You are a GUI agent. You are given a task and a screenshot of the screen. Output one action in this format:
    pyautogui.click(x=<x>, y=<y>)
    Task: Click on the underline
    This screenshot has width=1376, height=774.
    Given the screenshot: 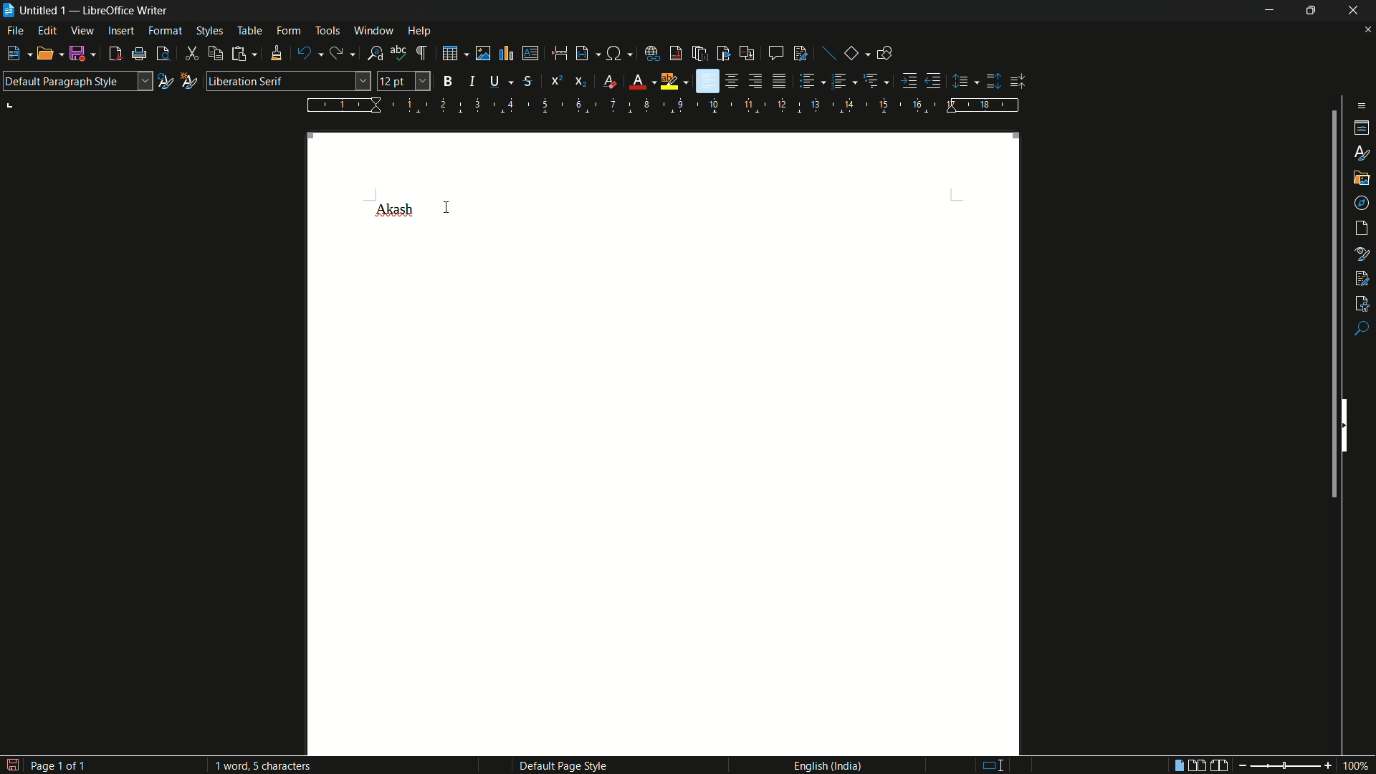 What is the action you would take?
    pyautogui.click(x=494, y=80)
    